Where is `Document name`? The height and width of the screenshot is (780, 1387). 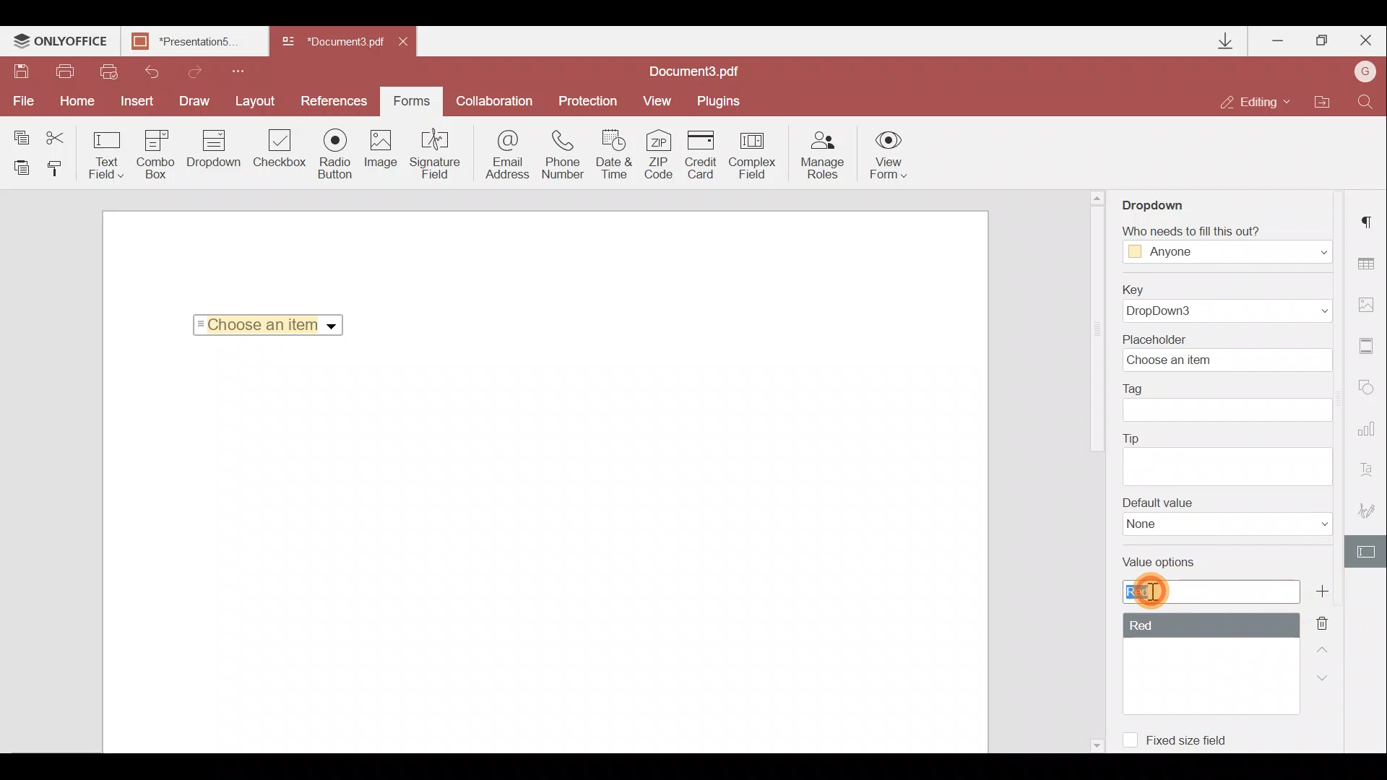 Document name is located at coordinates (331, 43).